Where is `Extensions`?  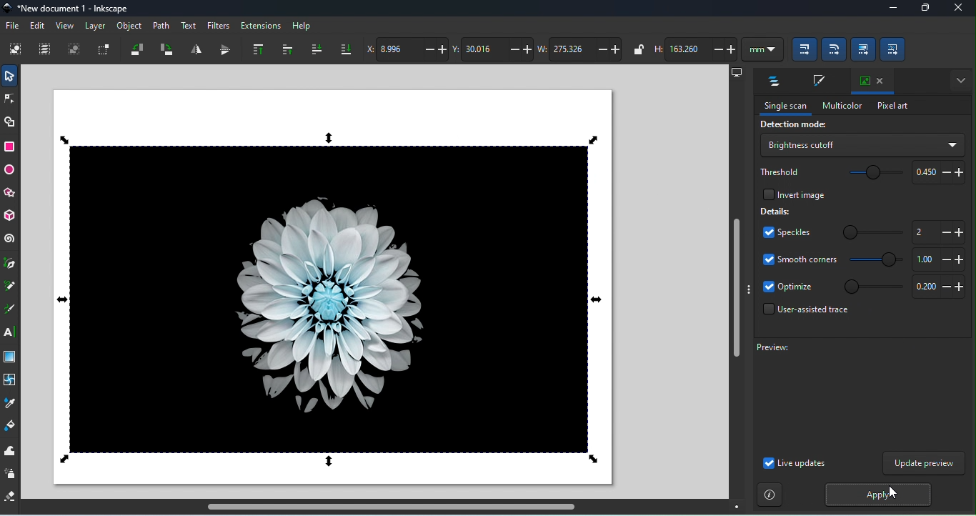 Extensions is located at coordinates (262, 24).